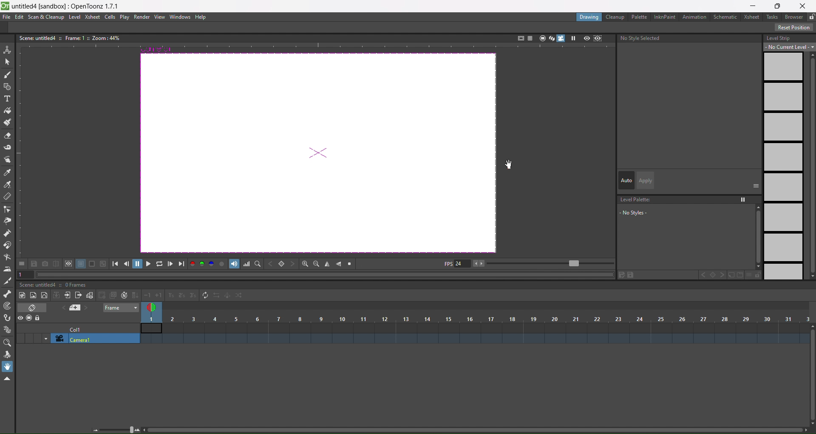 This screenshot has height=434, width=816. What do you see at coordinates (7, 221) in the screenshot?
I see `pinch tool` at bounding box center [7, 221].